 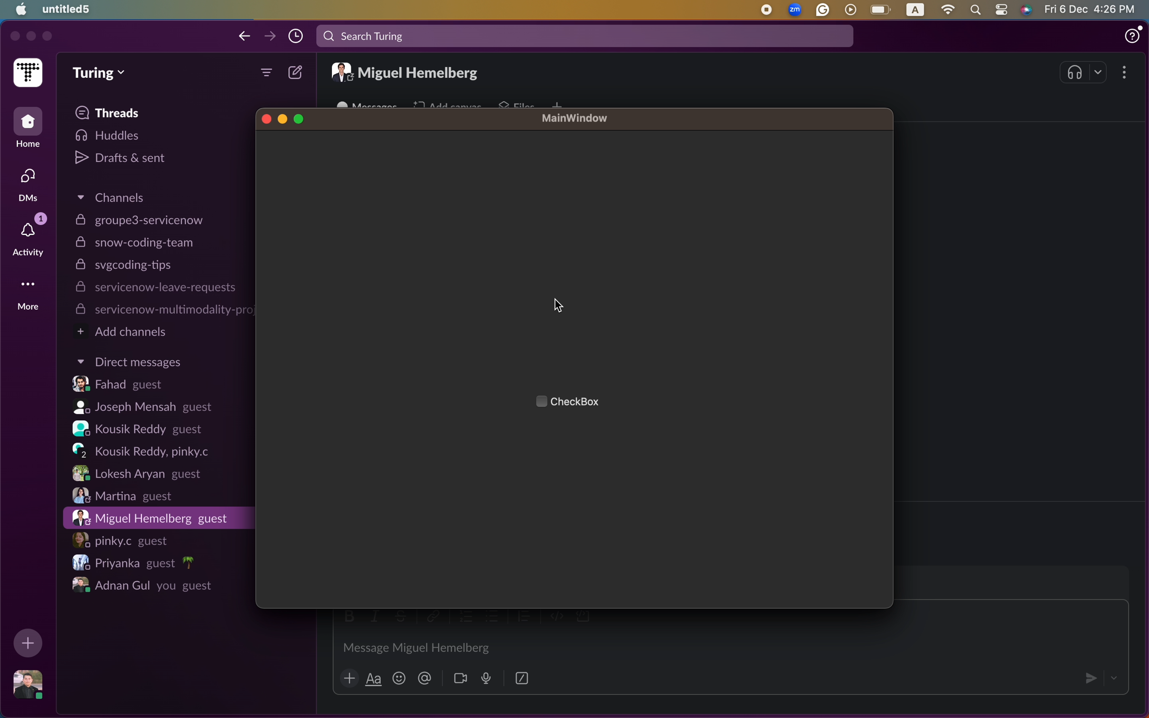 I want to click on Fahad, so click(x=122, y=385).